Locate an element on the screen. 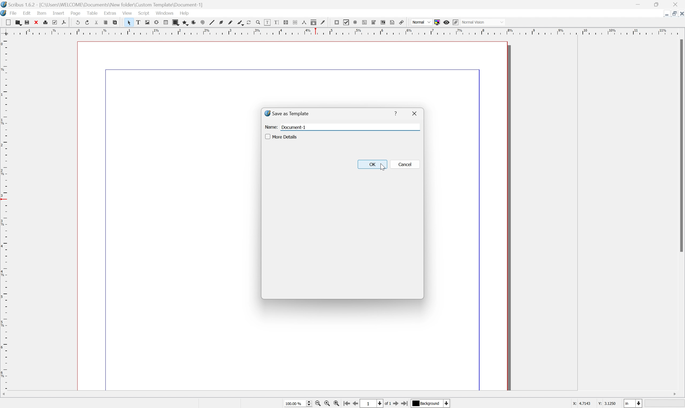 This screenshot has height=408, width=685. PDF checkbox is located at coordinates (346, 22).